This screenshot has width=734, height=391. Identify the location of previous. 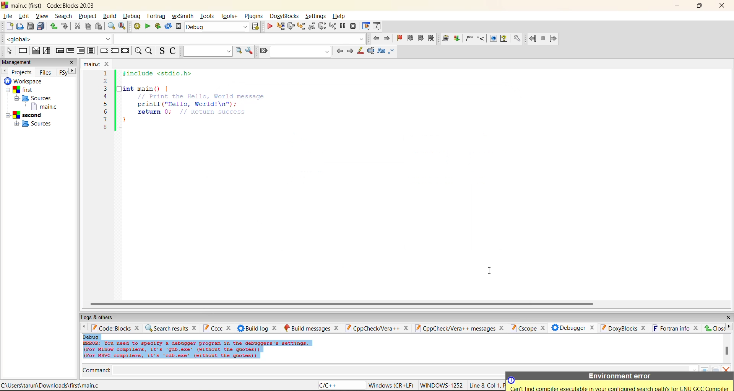
(5, 71).